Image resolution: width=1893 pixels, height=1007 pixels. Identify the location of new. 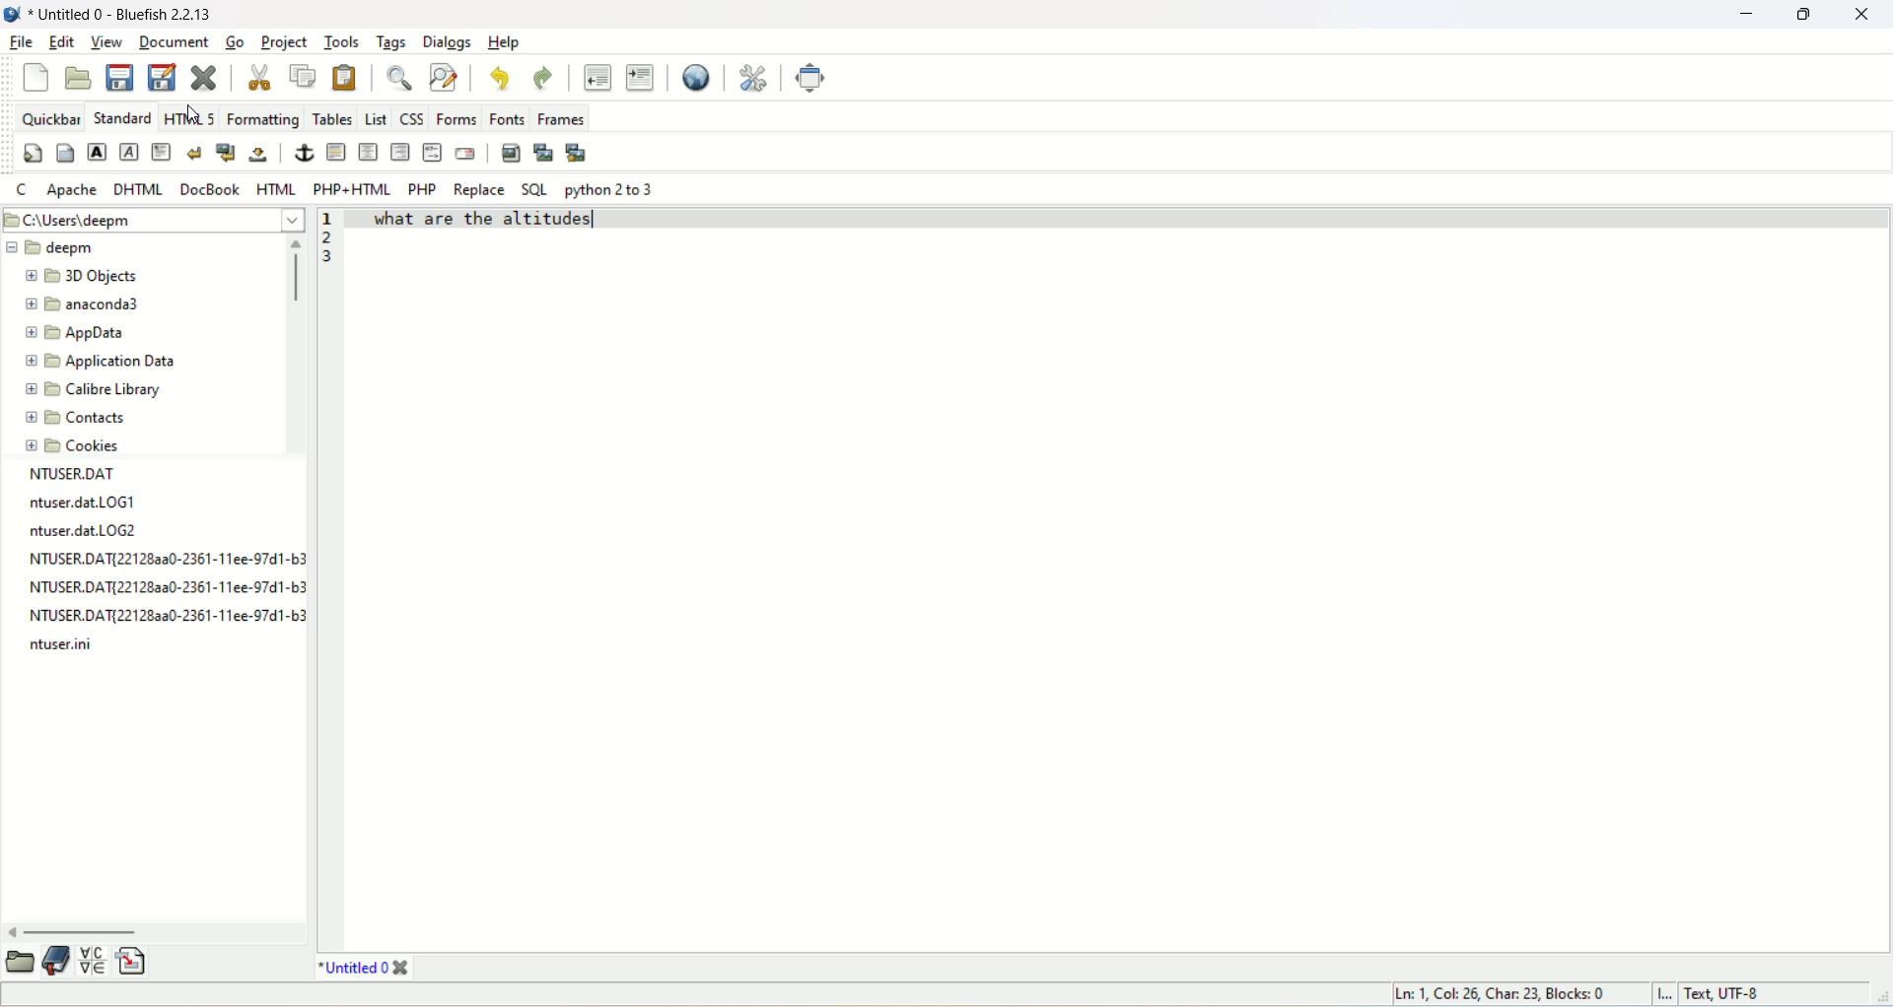
(35, 78).